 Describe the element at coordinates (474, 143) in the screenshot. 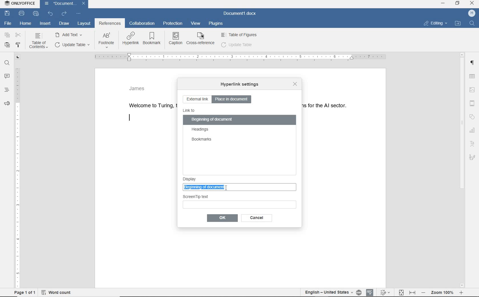

I see `Text art` at that location.